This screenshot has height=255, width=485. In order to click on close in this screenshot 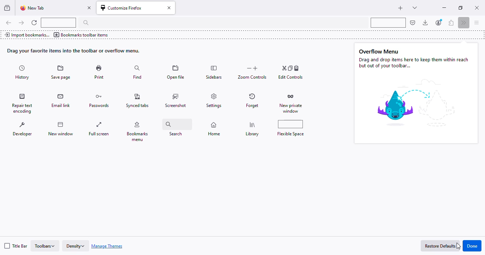, I will do `click(477, 8)`.